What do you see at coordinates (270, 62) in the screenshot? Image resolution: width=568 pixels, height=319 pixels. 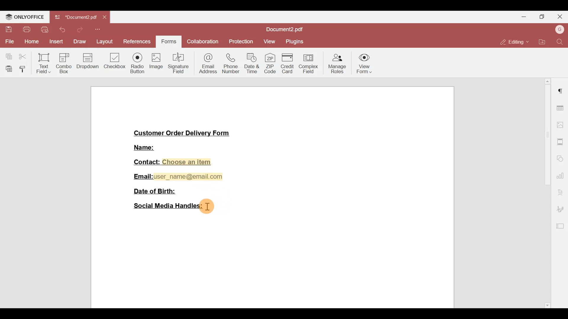 I see `ZIP code` at bounding box center [270, 62].